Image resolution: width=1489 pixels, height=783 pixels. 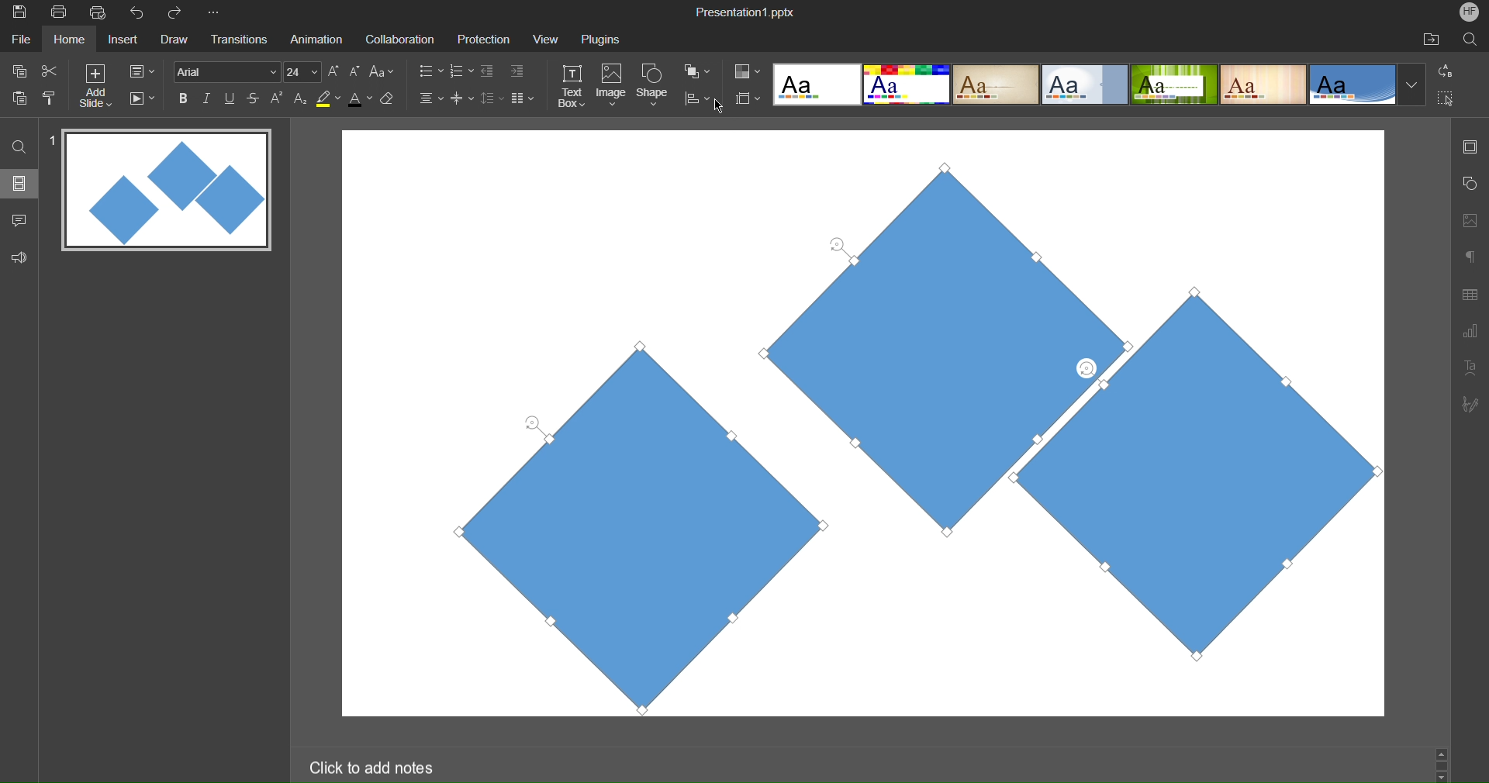 What do you see at coordinates (141, 99) in the screenshot?
I see `Playback` at bounding box center [141, 99].